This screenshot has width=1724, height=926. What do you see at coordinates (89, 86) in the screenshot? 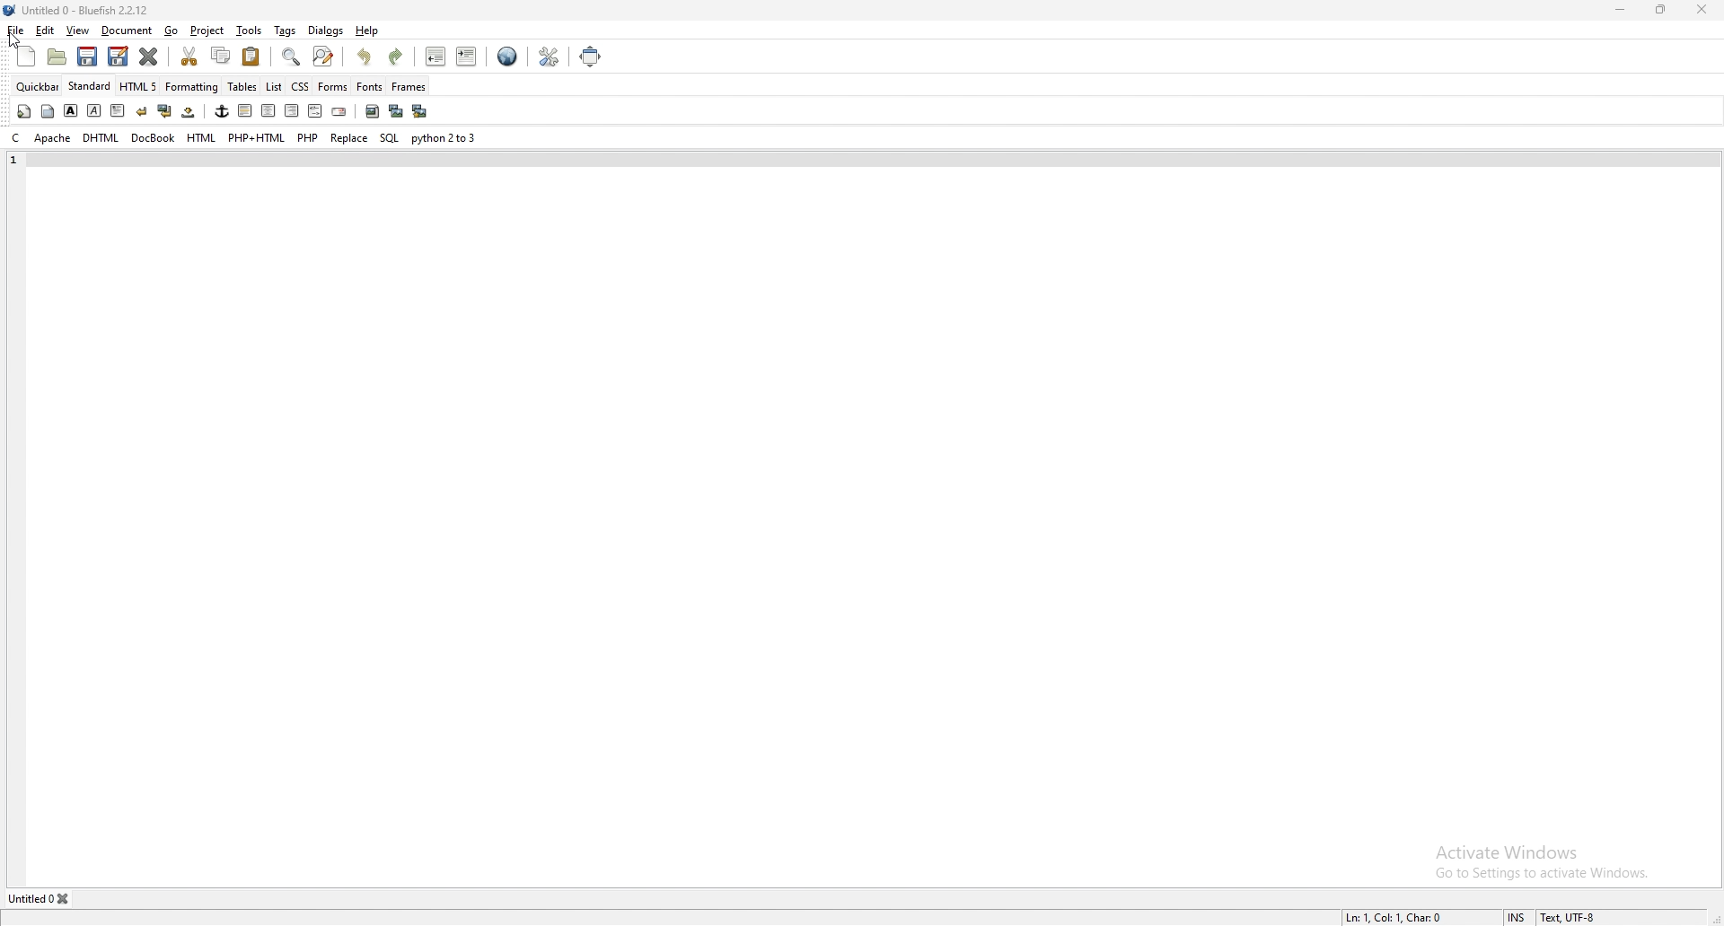
I see `standard` at bounding box center [89, 86].